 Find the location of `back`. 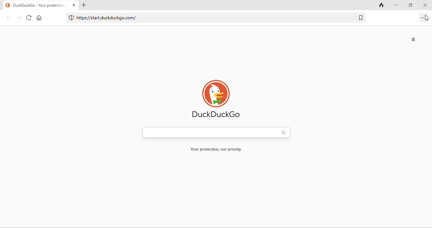

back is located at coordinates (8, 18).